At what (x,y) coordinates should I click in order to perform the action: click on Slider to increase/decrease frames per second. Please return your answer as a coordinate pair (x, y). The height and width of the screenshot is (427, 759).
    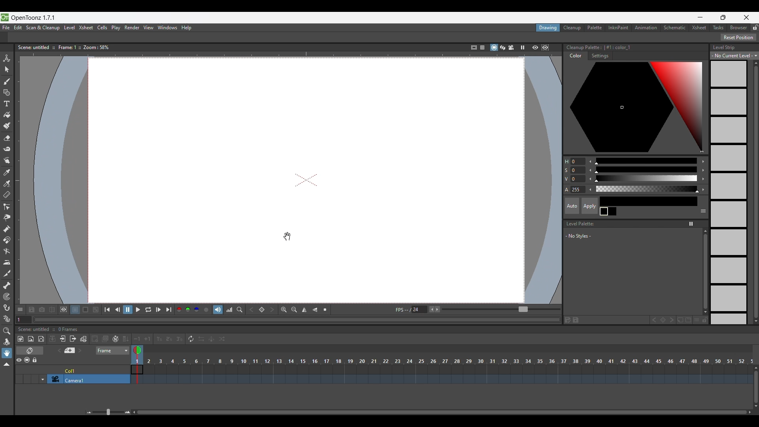
    Looking at the image, I should click on (501, 309).